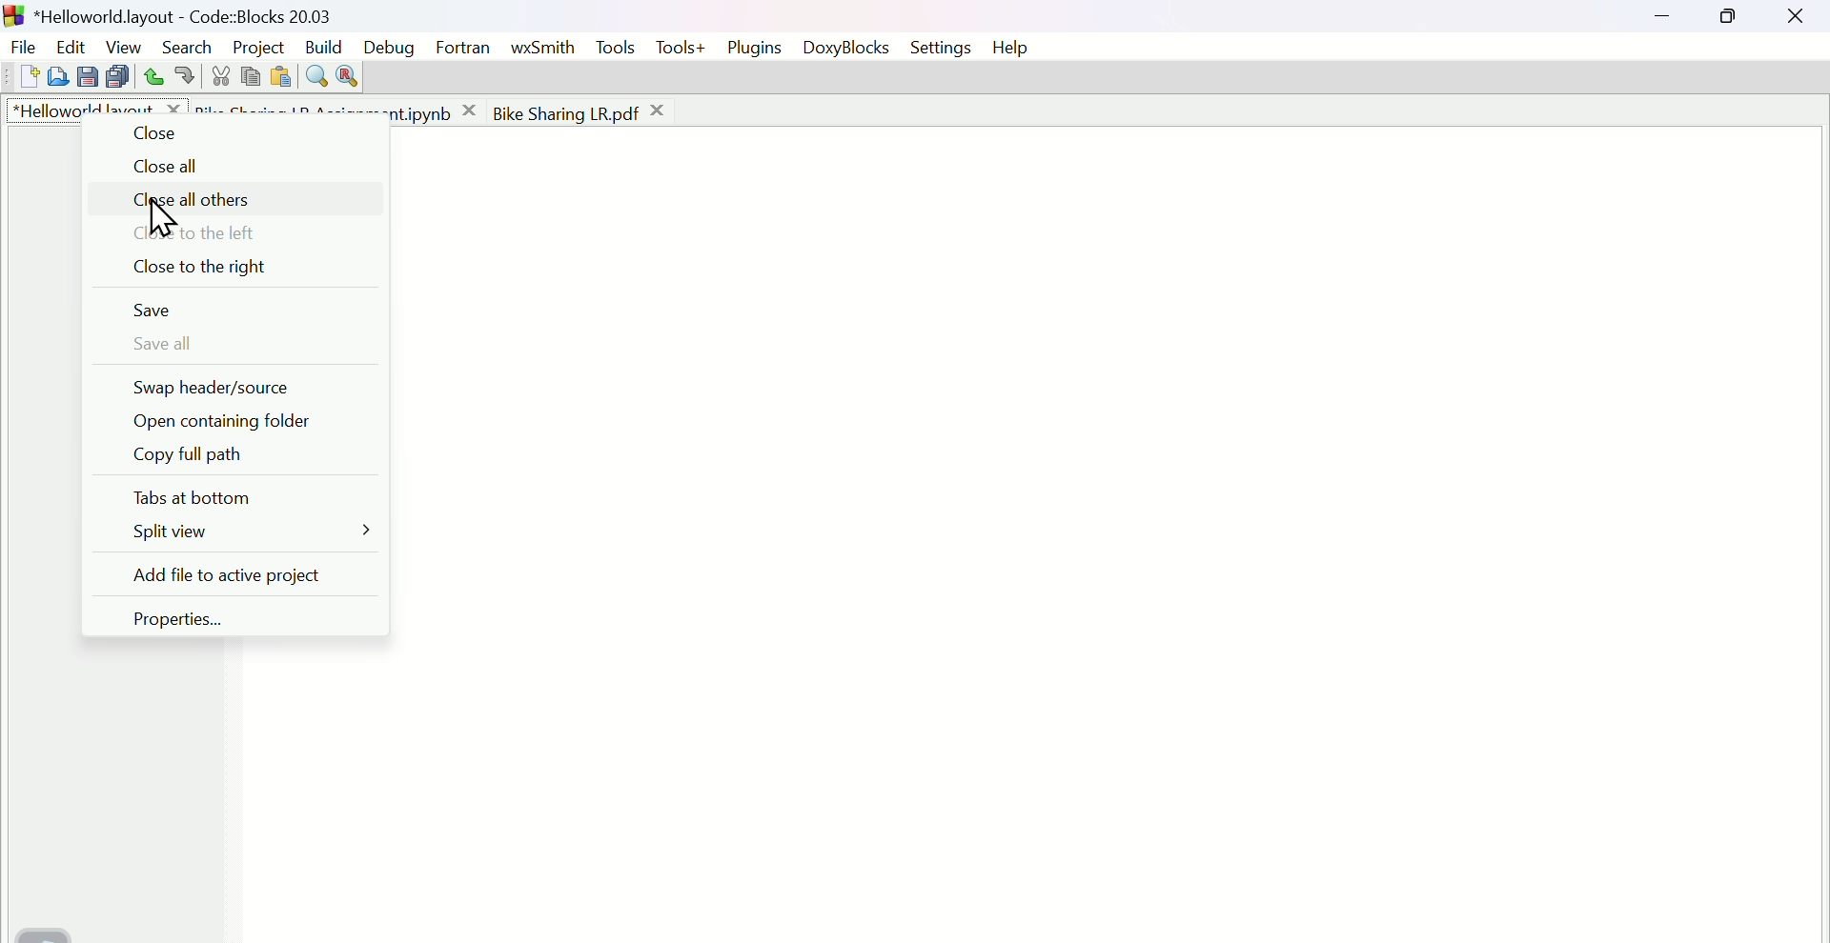 This screenshot has width=1830, height=943. I want to click on Find, so click(315, 75).